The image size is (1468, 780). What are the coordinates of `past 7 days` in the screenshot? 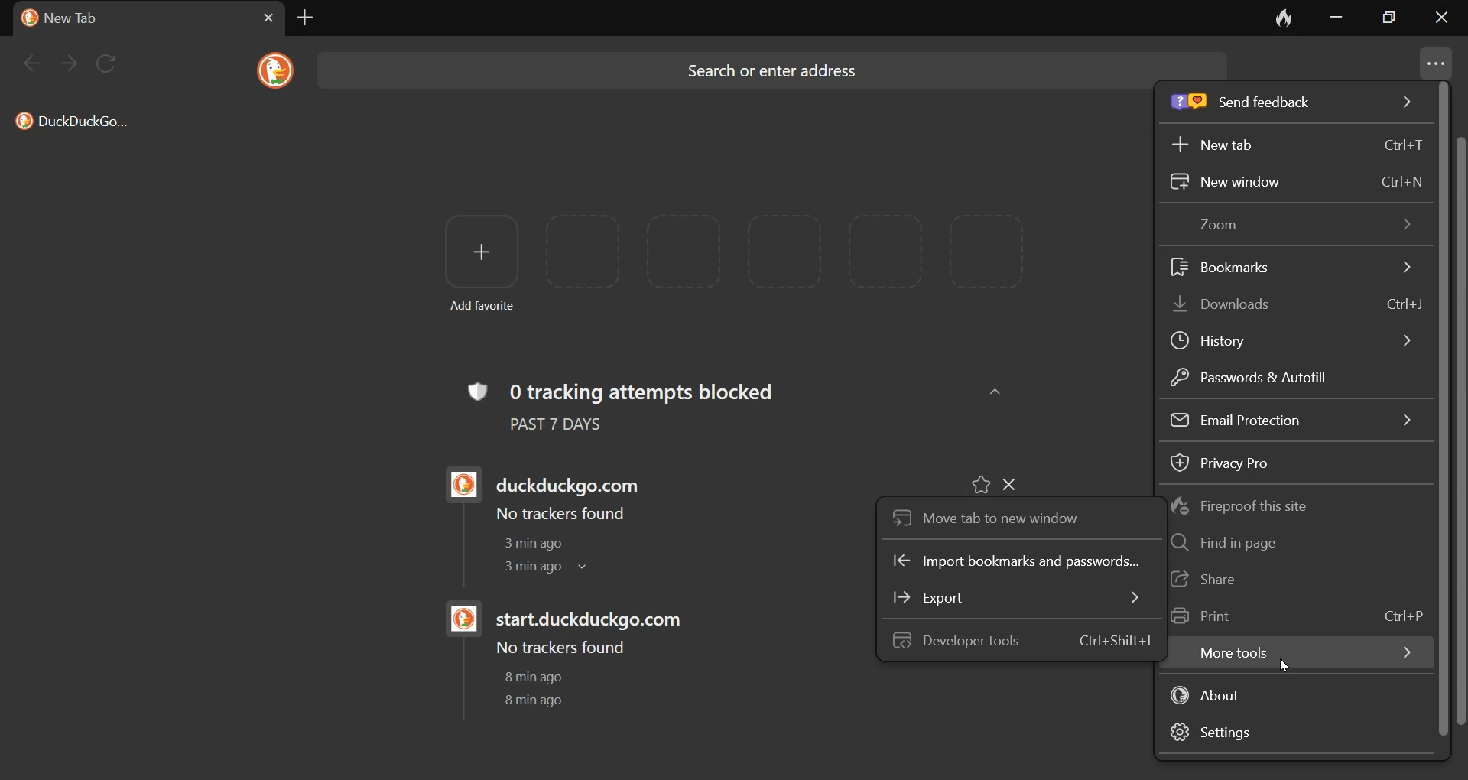 It's located at (575, 428).